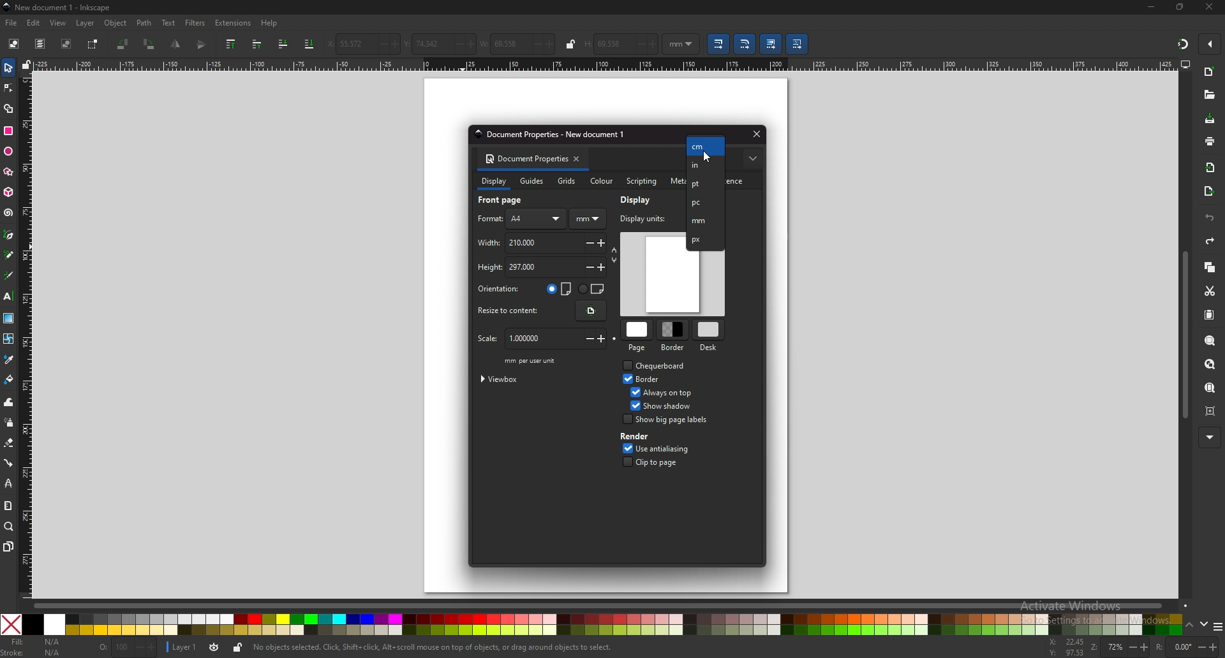 The width and height of the screenshot is (1225, 658). I want to click on spiral, so click(9, 213).